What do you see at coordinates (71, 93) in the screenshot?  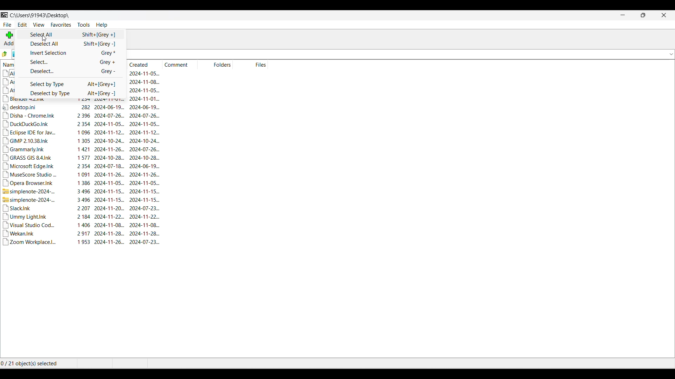 I see `Deselect by Type` at bounding box center [71, 93].